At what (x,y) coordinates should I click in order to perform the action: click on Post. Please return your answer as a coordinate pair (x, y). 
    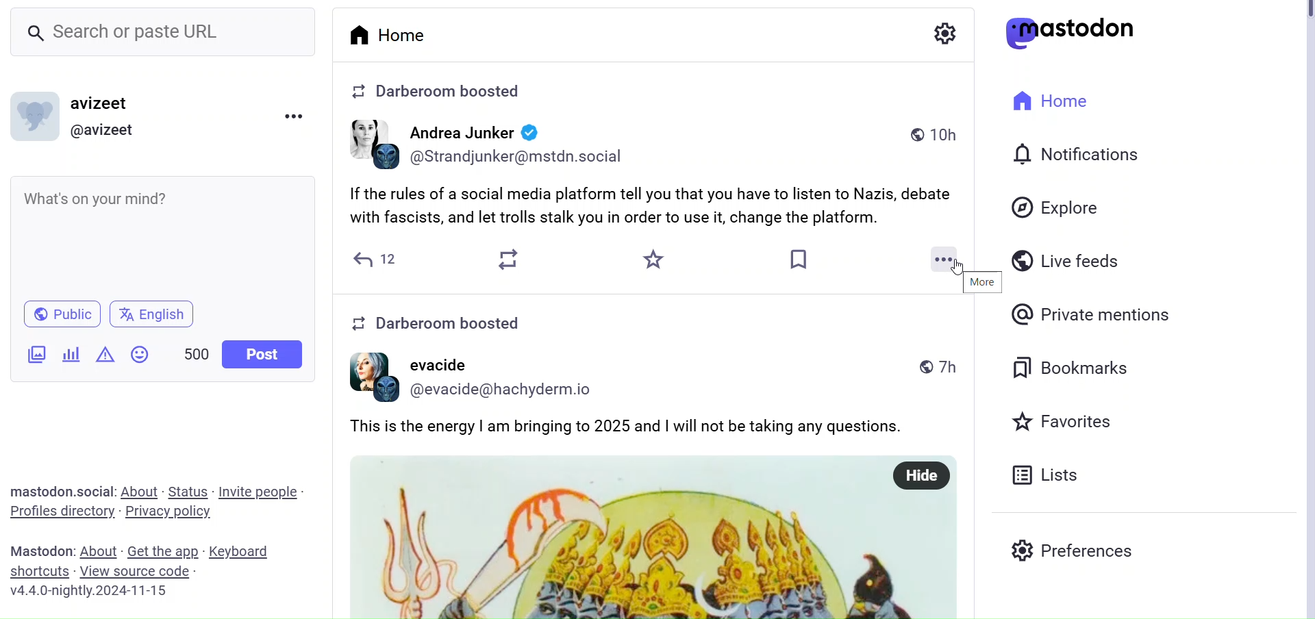
    Looking at the image, I should click on (666, 210).